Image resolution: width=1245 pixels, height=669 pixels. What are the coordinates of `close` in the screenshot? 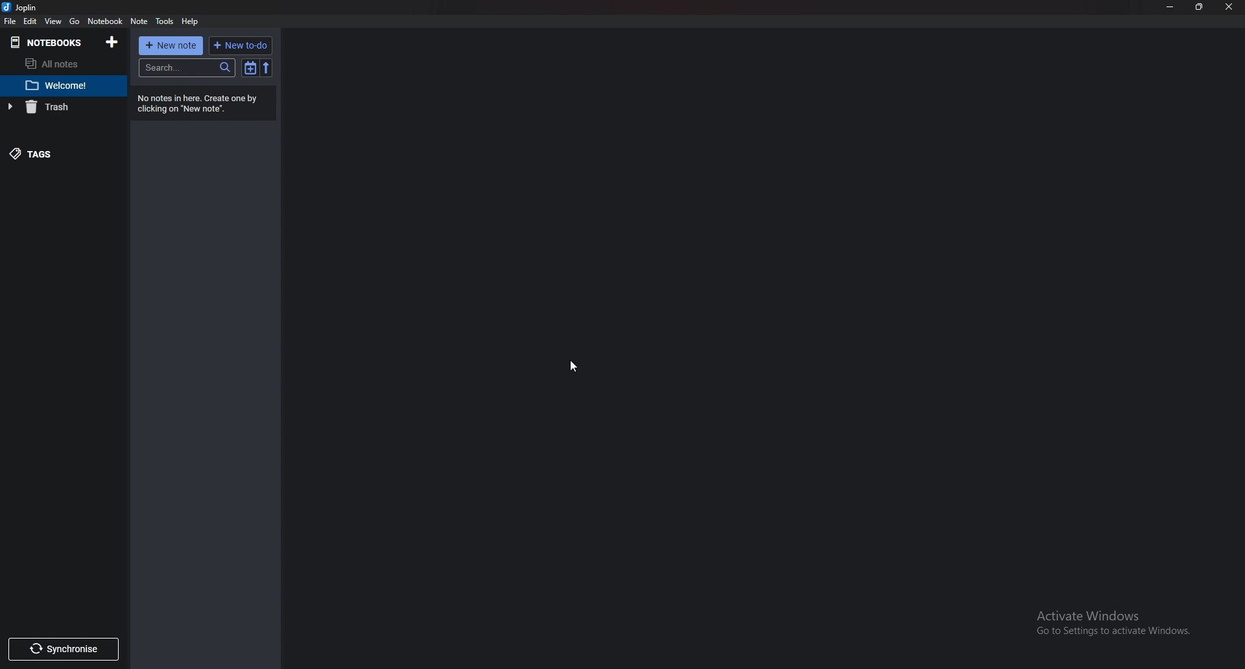 It's located at (1229, 6).